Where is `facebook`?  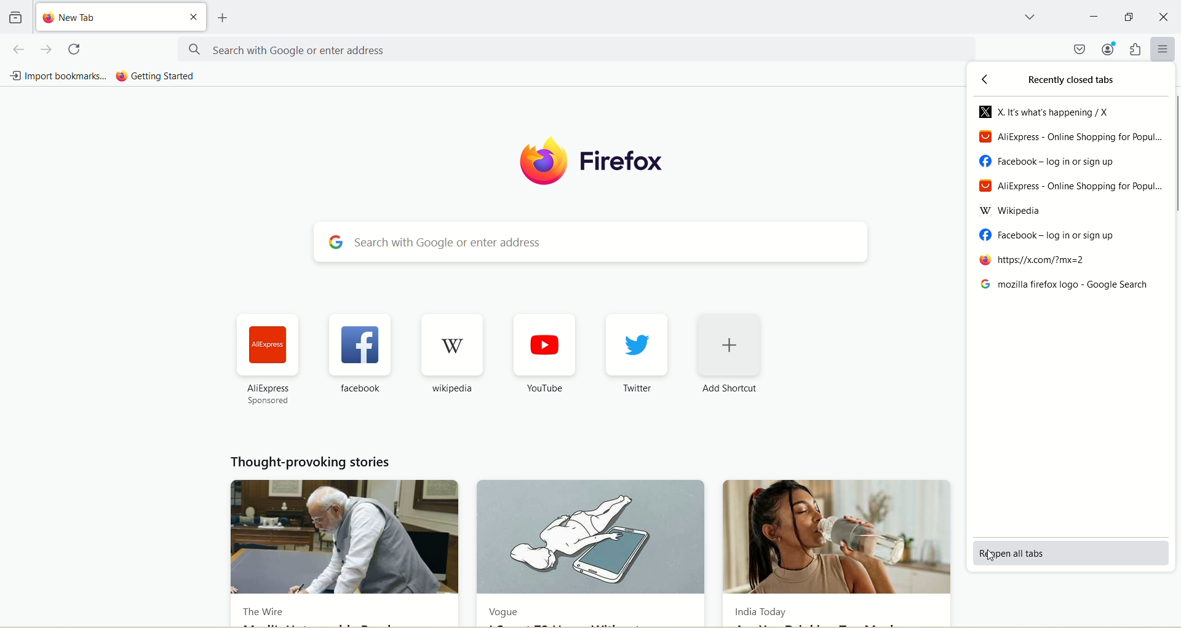
facebook is located at coordinates (1075, 239).